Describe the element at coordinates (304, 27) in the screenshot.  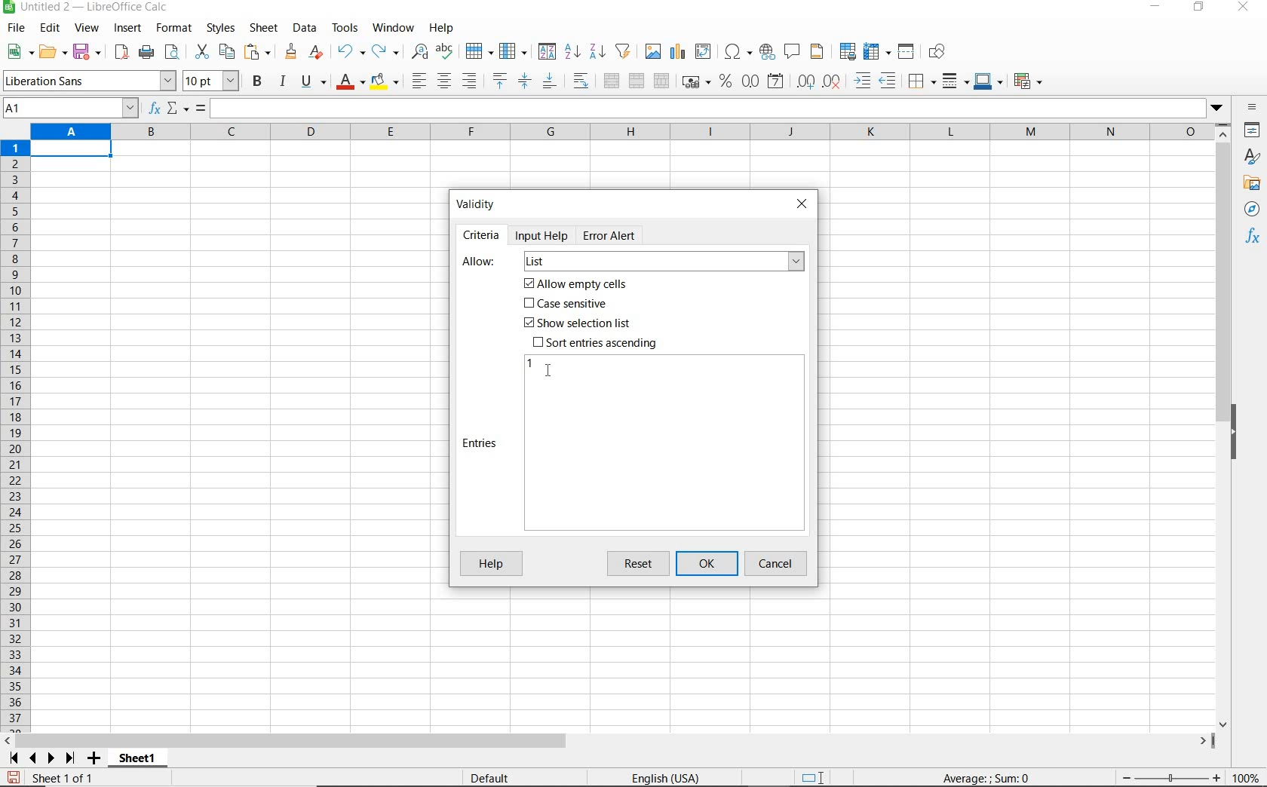
I see `data` at that location.